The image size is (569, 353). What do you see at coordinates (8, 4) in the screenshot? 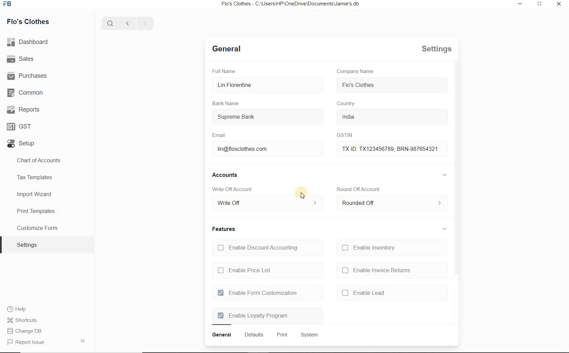
I see `Logo` at bounding box center [8, 4].